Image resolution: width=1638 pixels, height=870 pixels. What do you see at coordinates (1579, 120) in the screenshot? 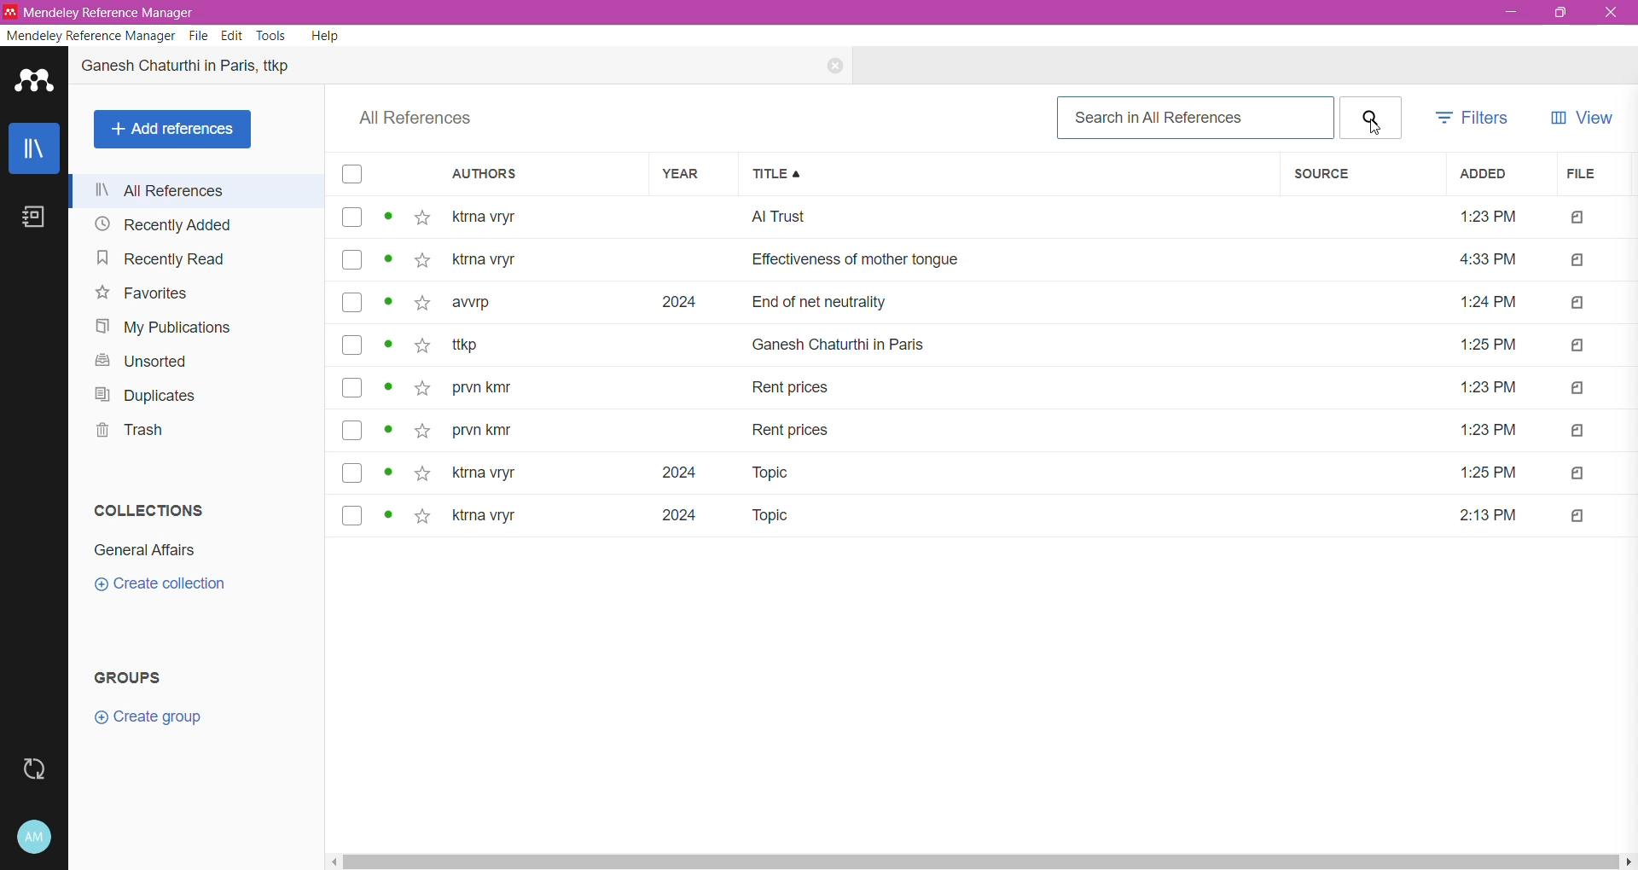
I see `View` at bounding box center [1579, 120].